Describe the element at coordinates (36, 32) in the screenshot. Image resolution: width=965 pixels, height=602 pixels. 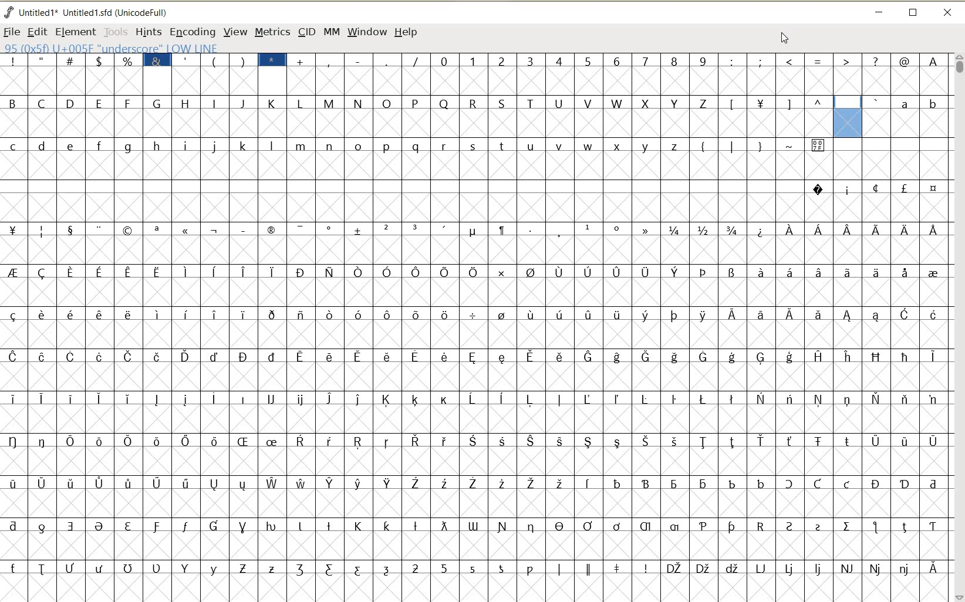
I see `EDIT` at that location.